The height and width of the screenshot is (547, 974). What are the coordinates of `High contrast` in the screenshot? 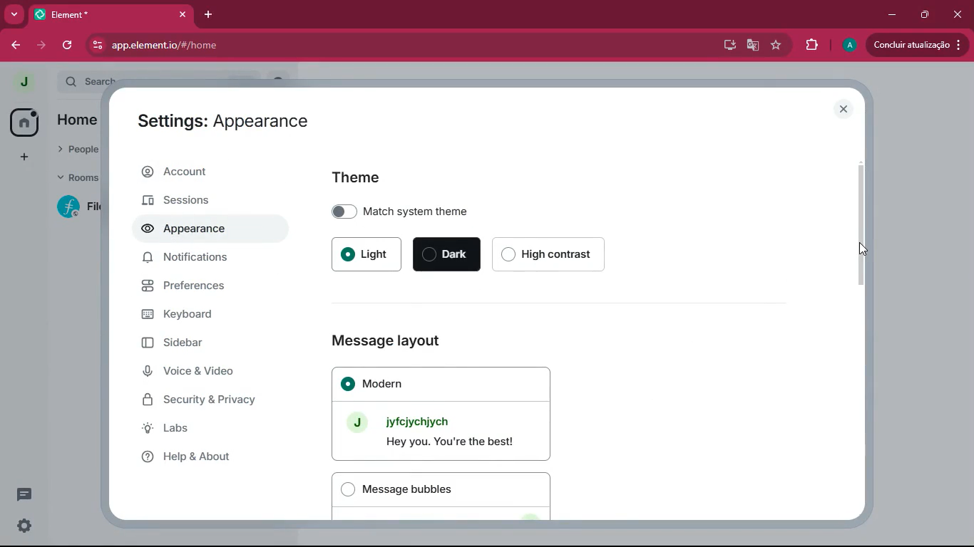 It's located at (551, 255).